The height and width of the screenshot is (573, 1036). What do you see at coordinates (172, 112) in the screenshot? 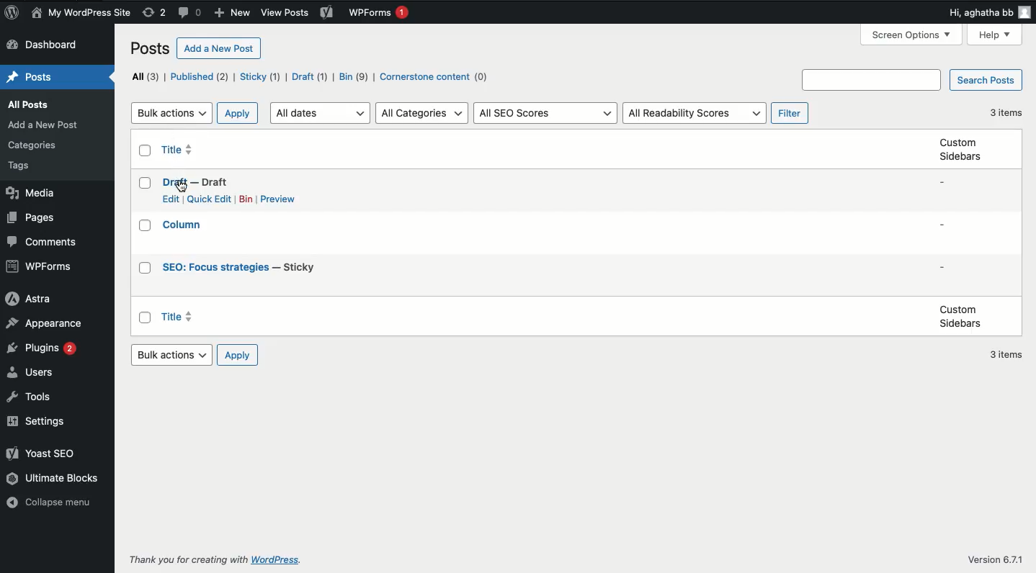
I see `Bulk actions` at bounding box center [172, 112].